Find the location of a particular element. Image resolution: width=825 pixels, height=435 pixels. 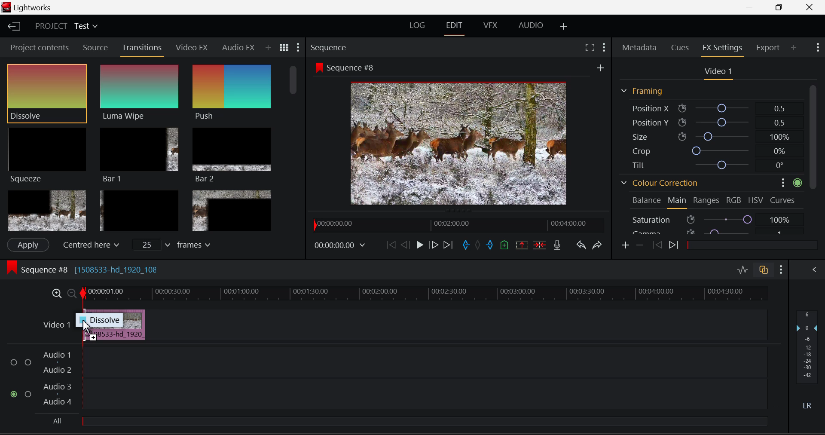

Crop is located at coordinates (707, 150).